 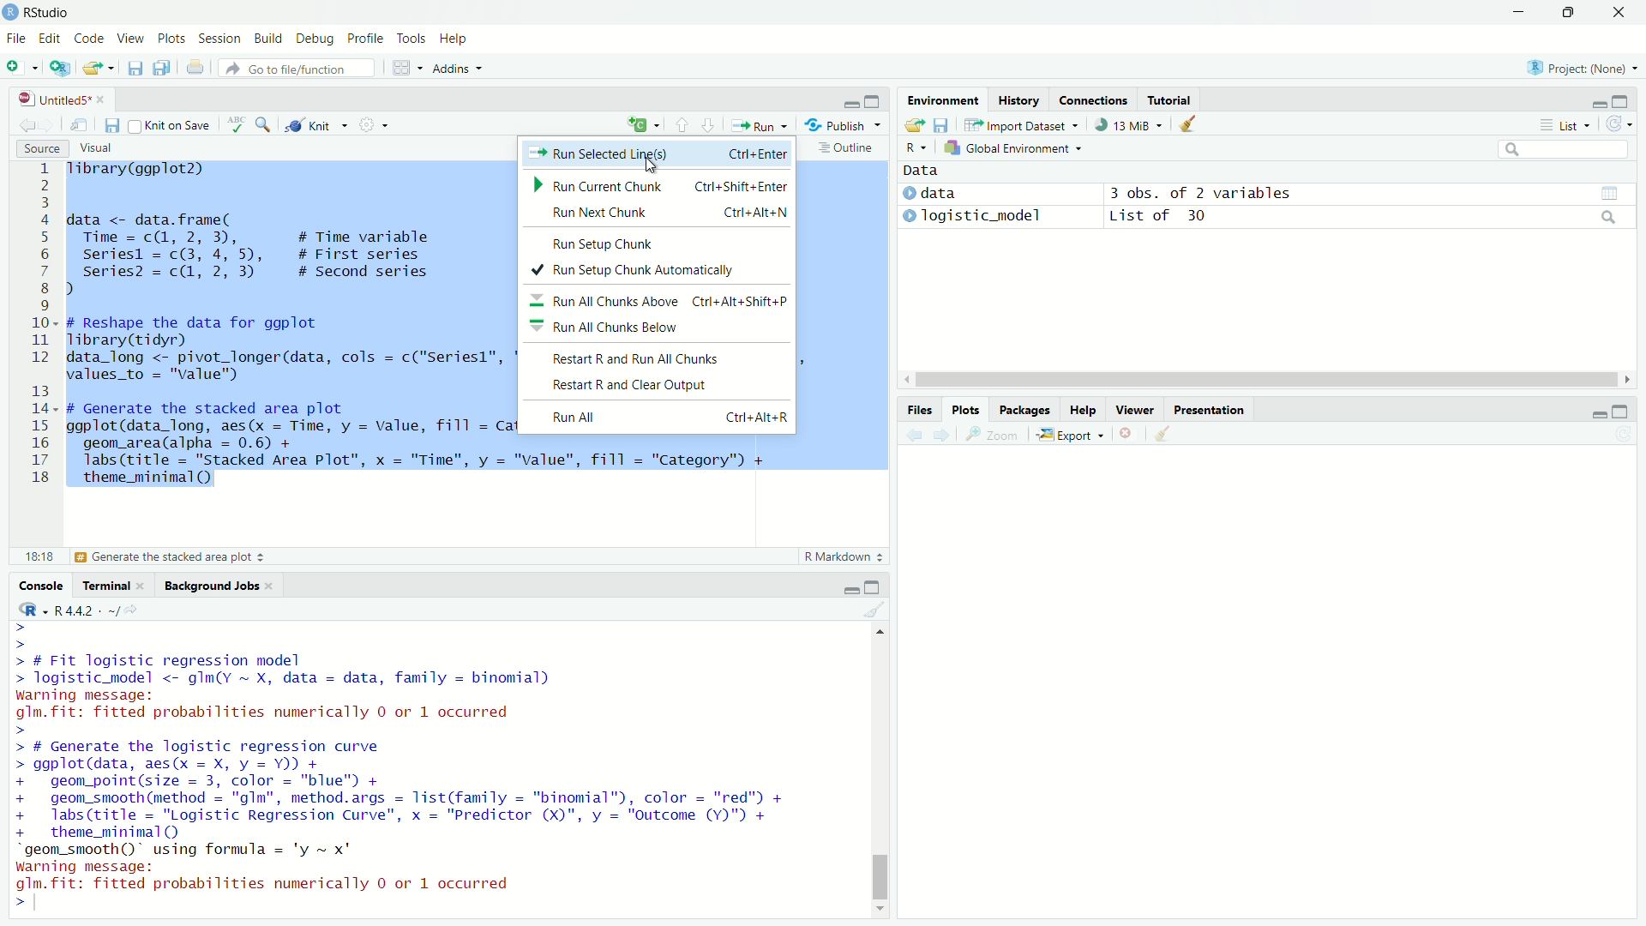 What do you see at coordinates (840, 99) in the screenshot?
I see `minimise` at bounding box center [840, 99].